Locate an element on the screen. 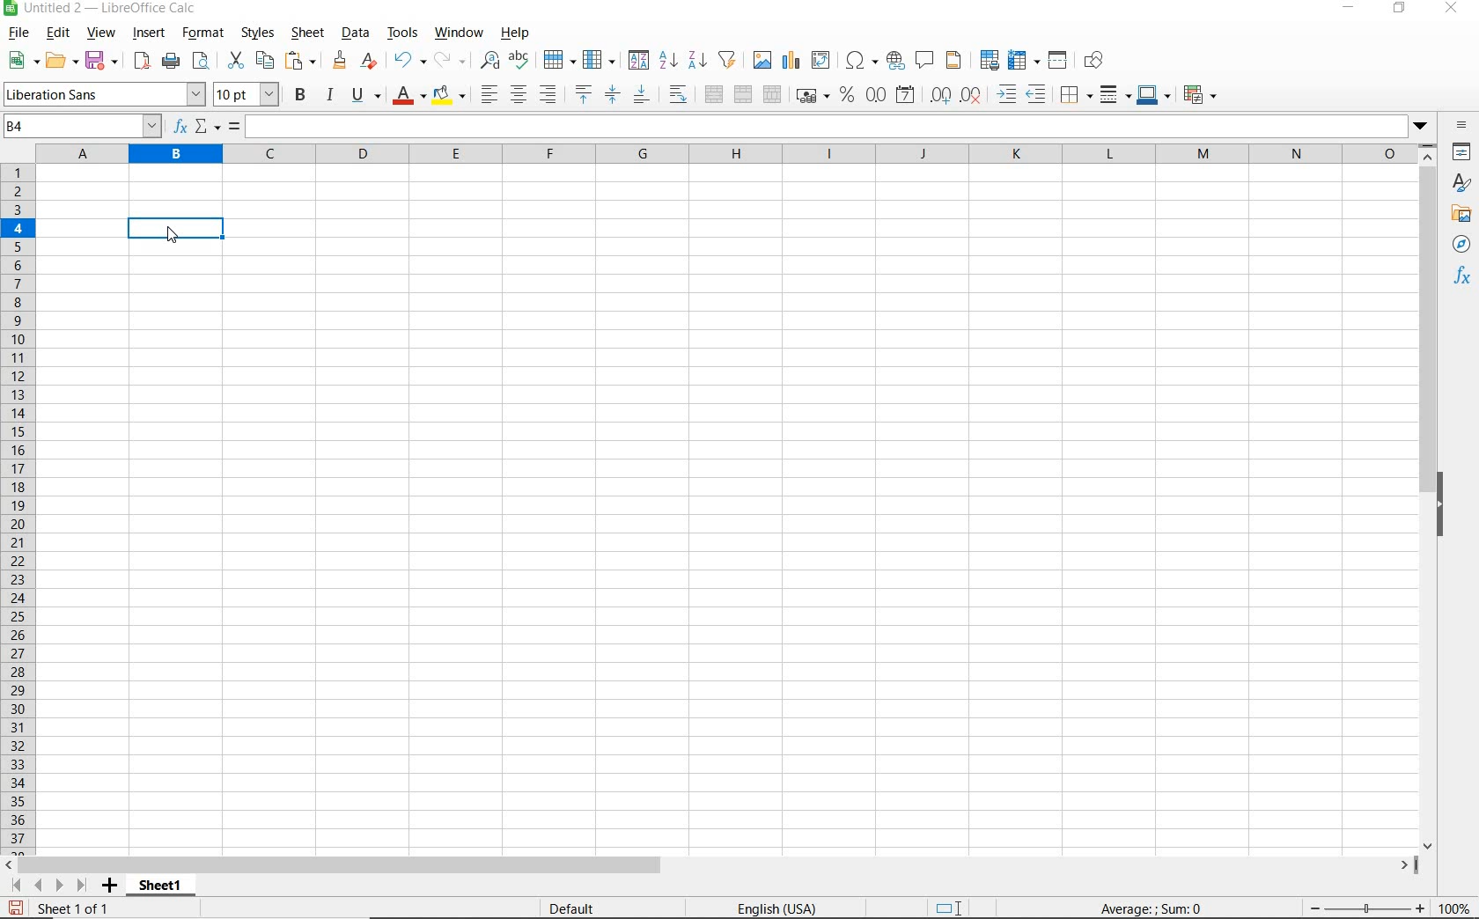  underline is located at coordinates (366, 98).